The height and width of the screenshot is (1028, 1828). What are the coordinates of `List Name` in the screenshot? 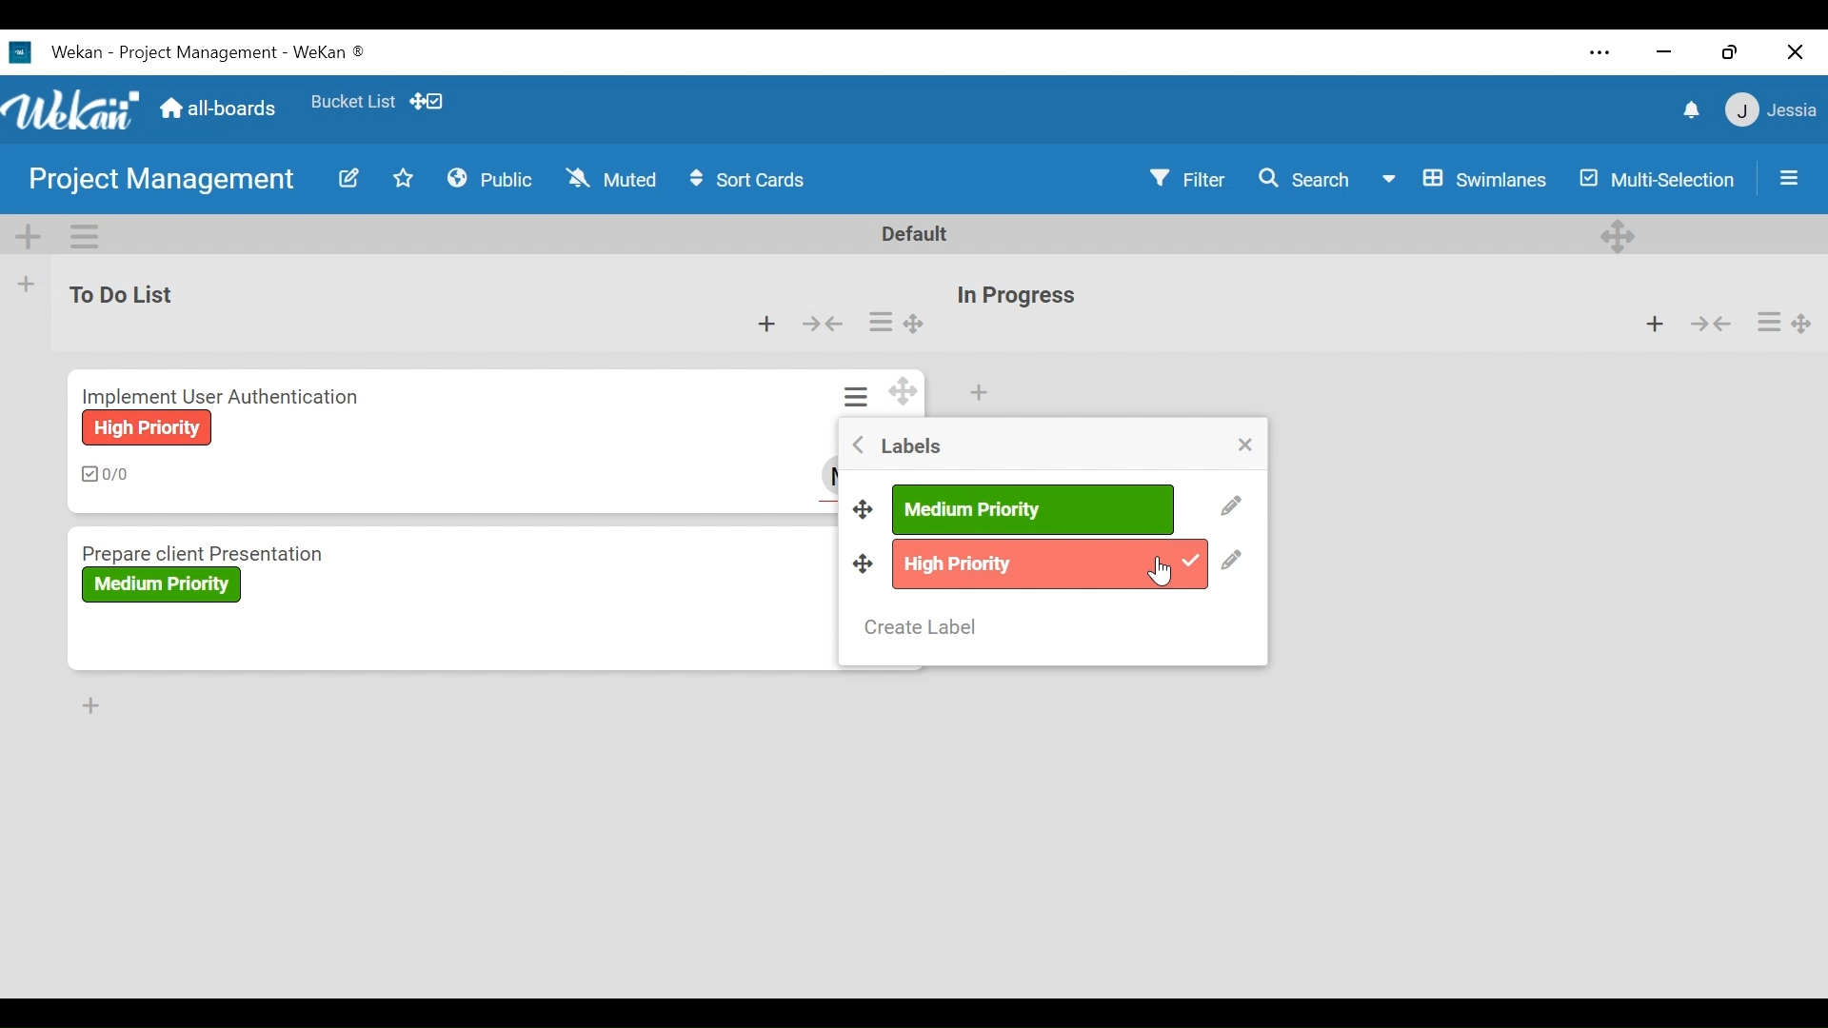 It's located at (118, 294).